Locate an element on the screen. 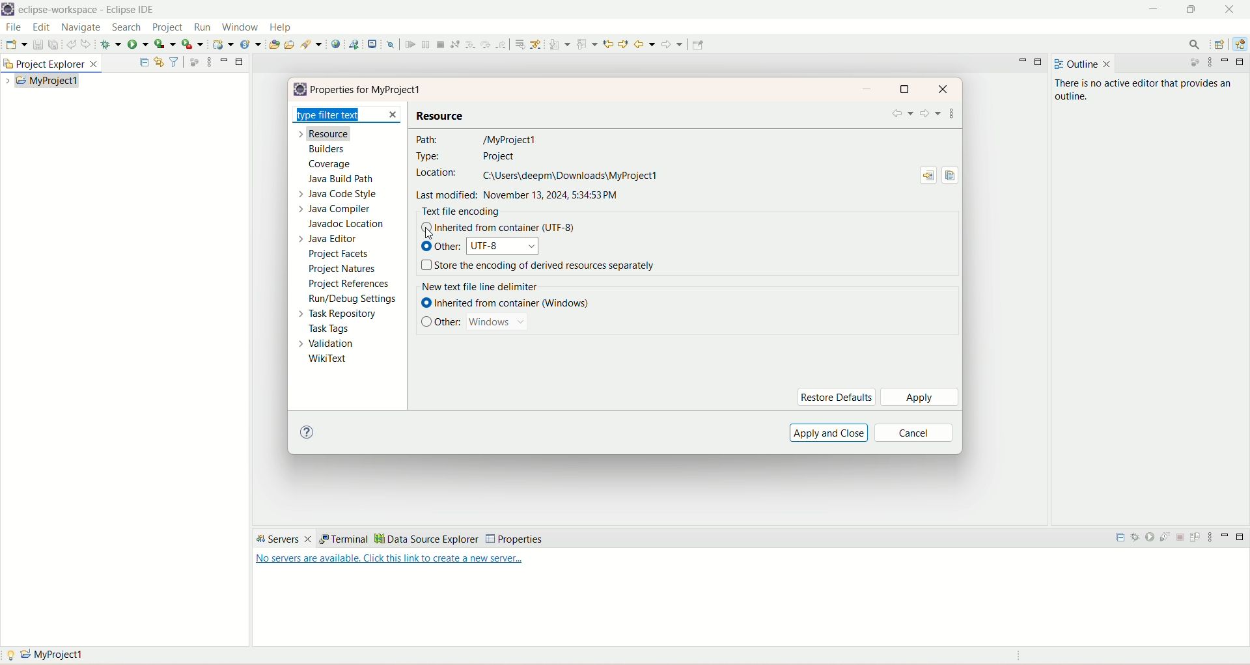 The width and height of the screenshot is (1250, 665). minimize is located at coordinates (1225, 60).